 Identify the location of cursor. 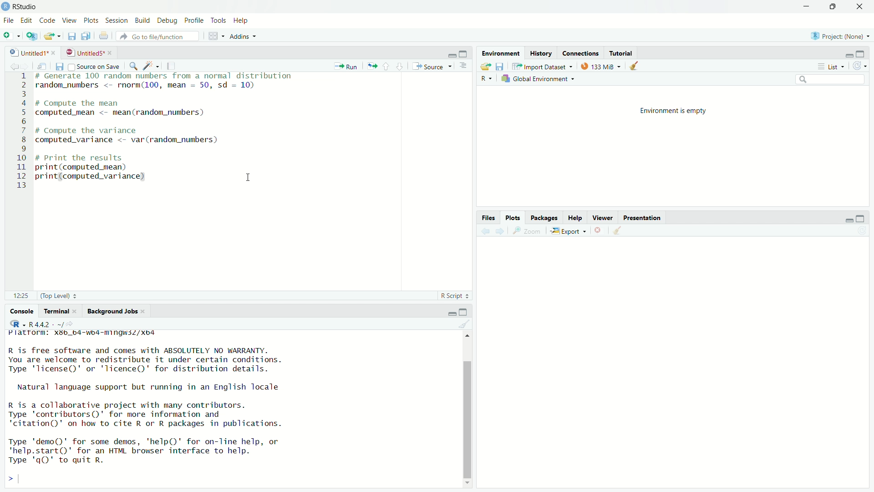
(250, 176).